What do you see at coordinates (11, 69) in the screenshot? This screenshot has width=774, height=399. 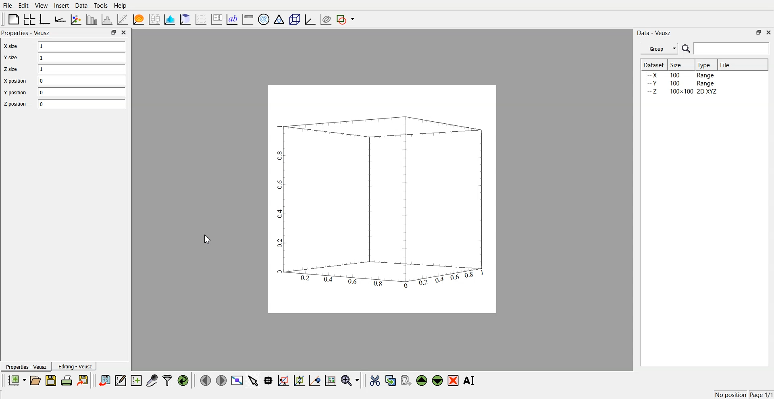 I see `Z size` at bounding box center [11, 69].